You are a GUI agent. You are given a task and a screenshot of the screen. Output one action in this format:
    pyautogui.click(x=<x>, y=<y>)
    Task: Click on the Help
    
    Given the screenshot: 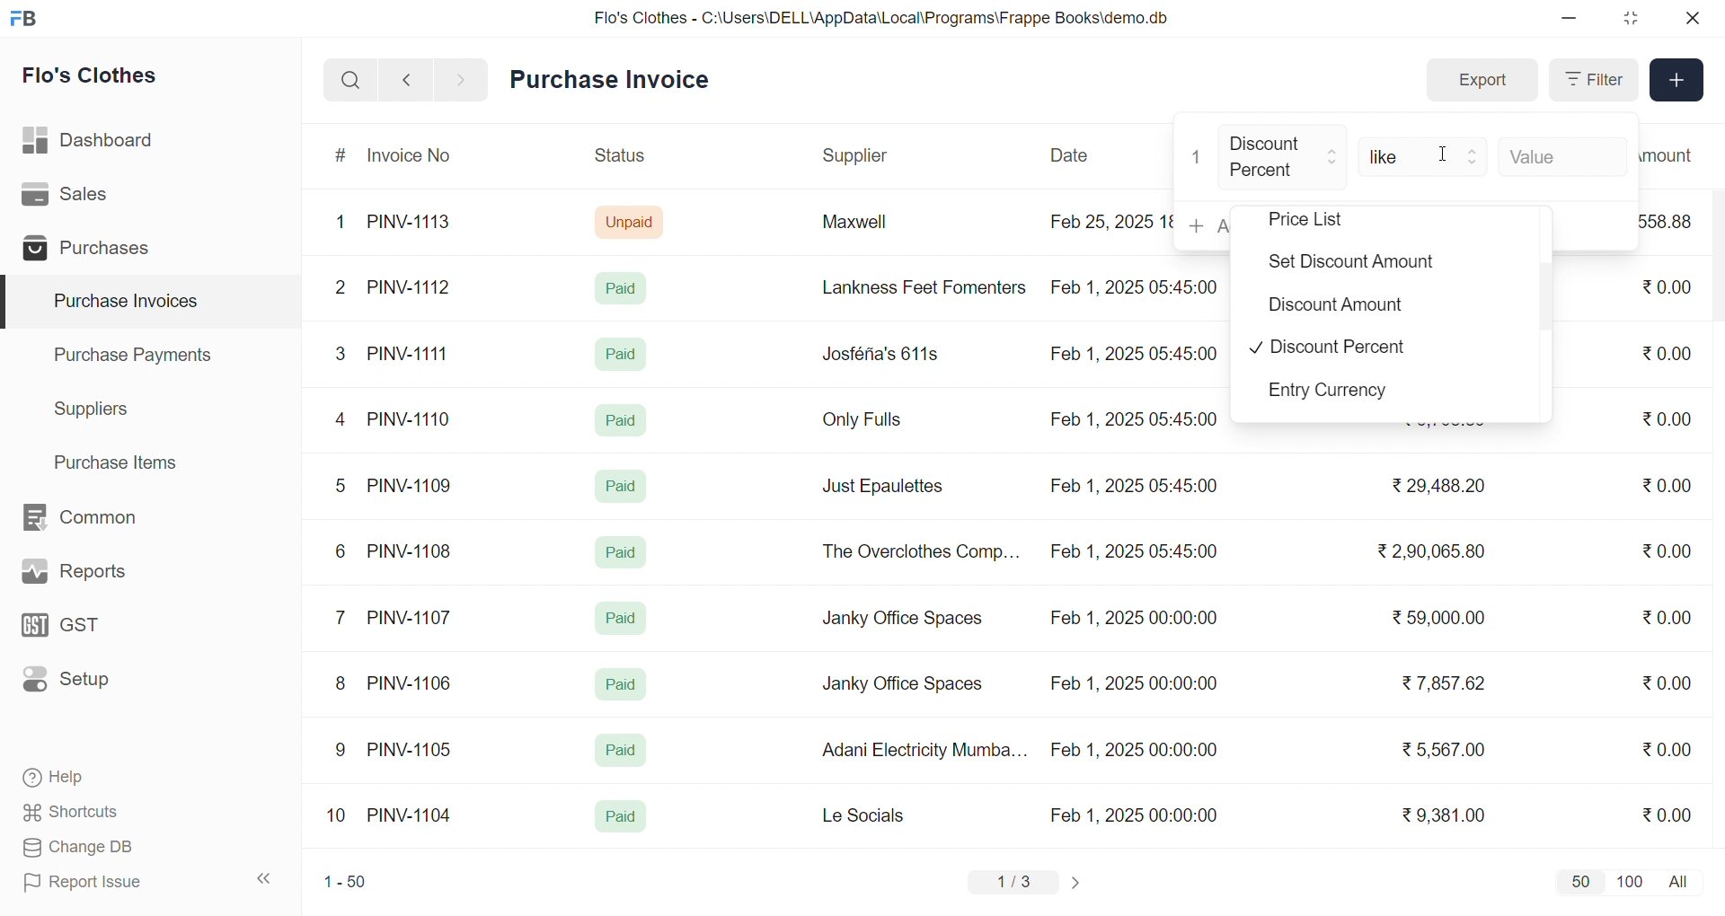 What is the action you would take?
    pyautogui.click(x=111, y=779)
    